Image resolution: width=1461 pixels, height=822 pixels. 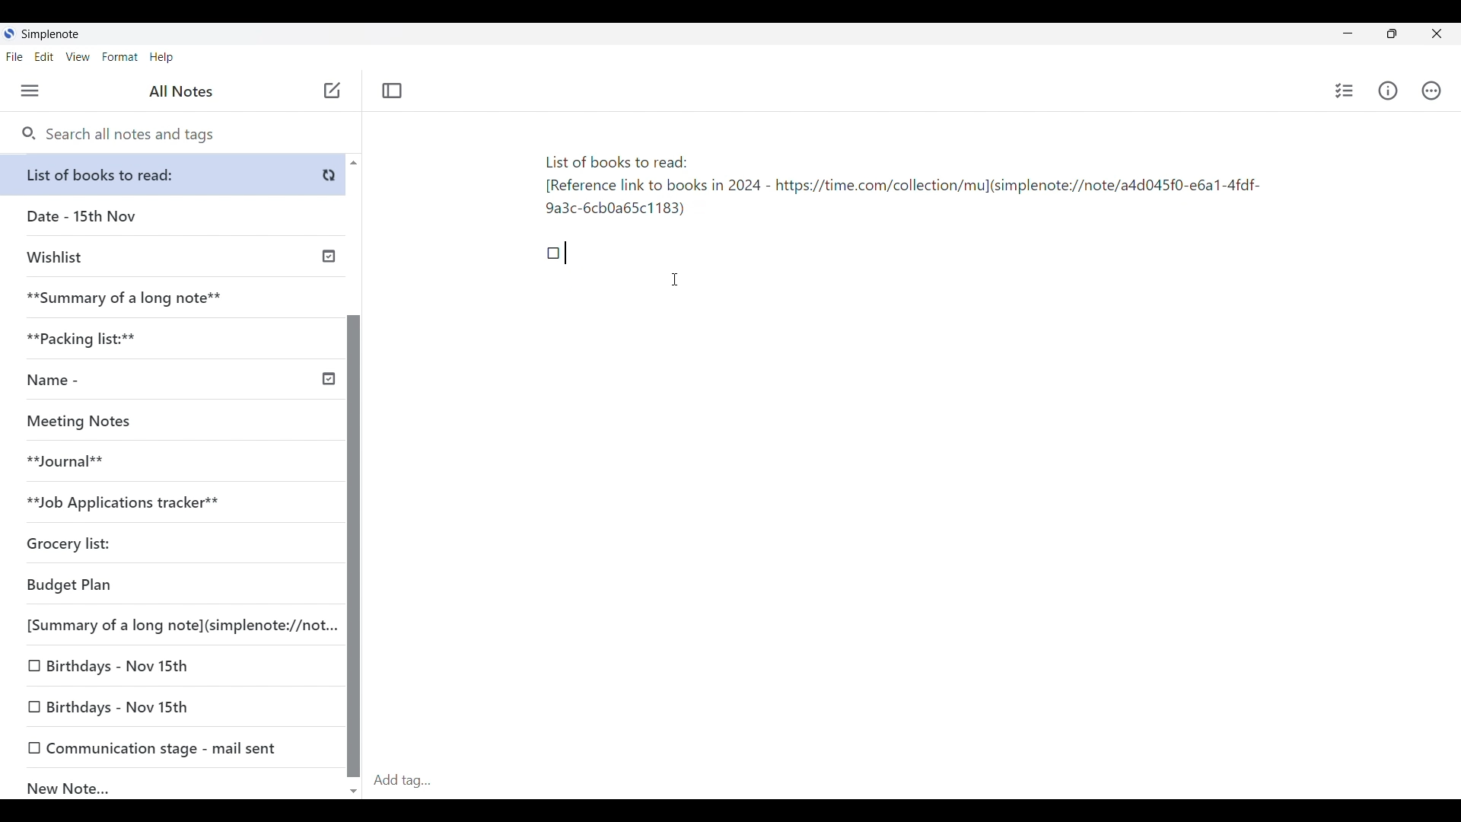 I want to click on Budget Plan, so click(x=170, y=586).